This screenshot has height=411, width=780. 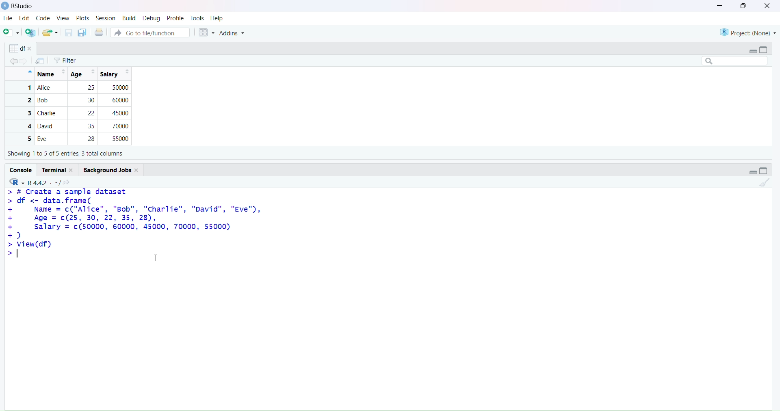 I want to click on options of x, so click(x=23, y=49).